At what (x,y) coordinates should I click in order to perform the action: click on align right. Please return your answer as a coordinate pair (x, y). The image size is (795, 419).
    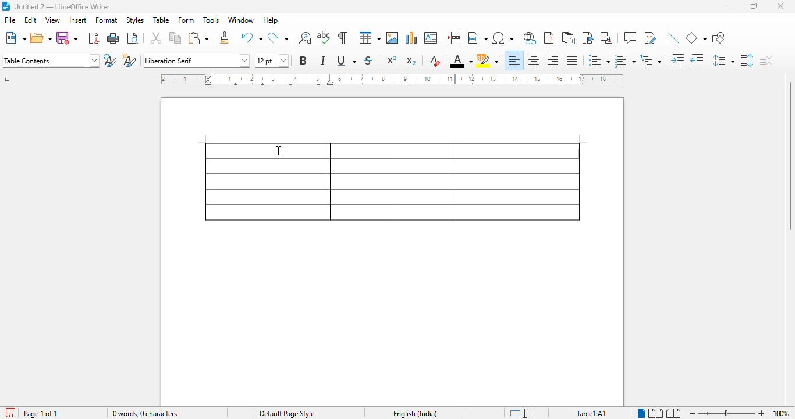
    Looking at the image, I should click on (552, 61).